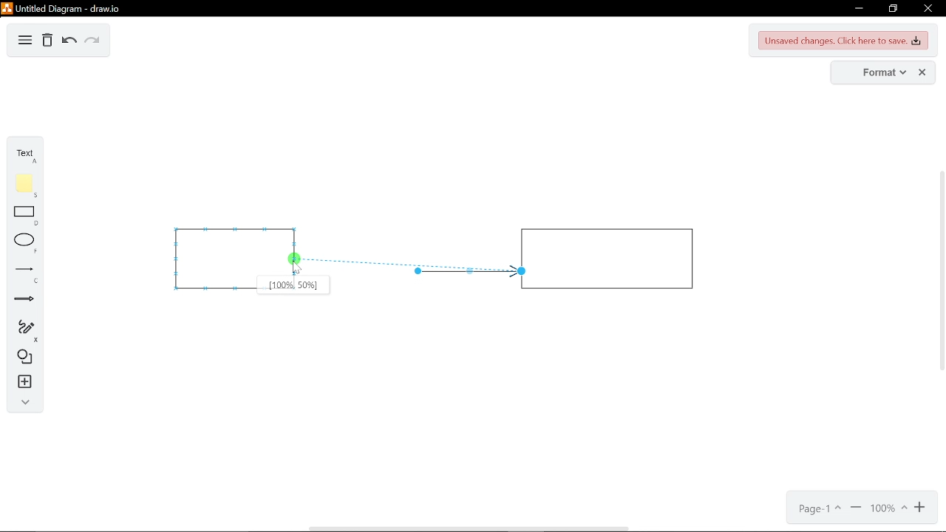 The image size is (946, 532). I want to click on shapes, so click(22, 356).